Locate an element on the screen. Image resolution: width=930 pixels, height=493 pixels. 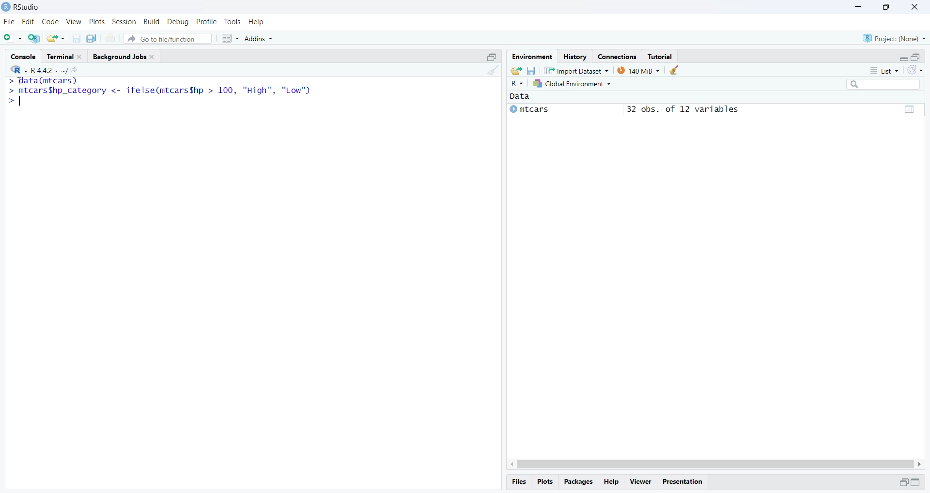
Background Jobs is located at coordinates (125, 57).